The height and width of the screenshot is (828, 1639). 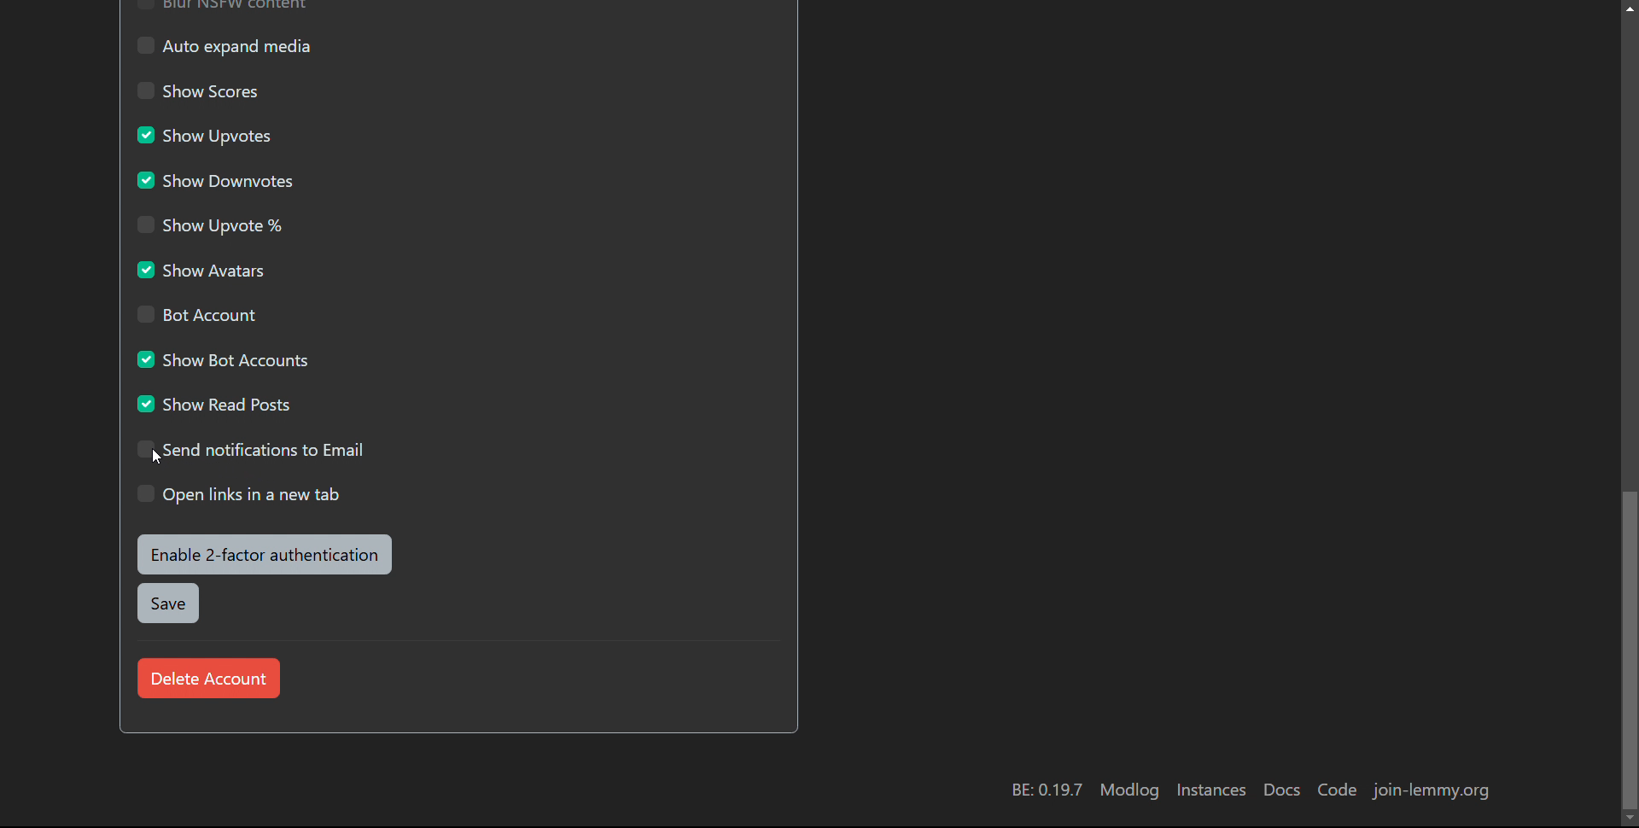 I want to click on scroll up, so click(x=1629, y=7).